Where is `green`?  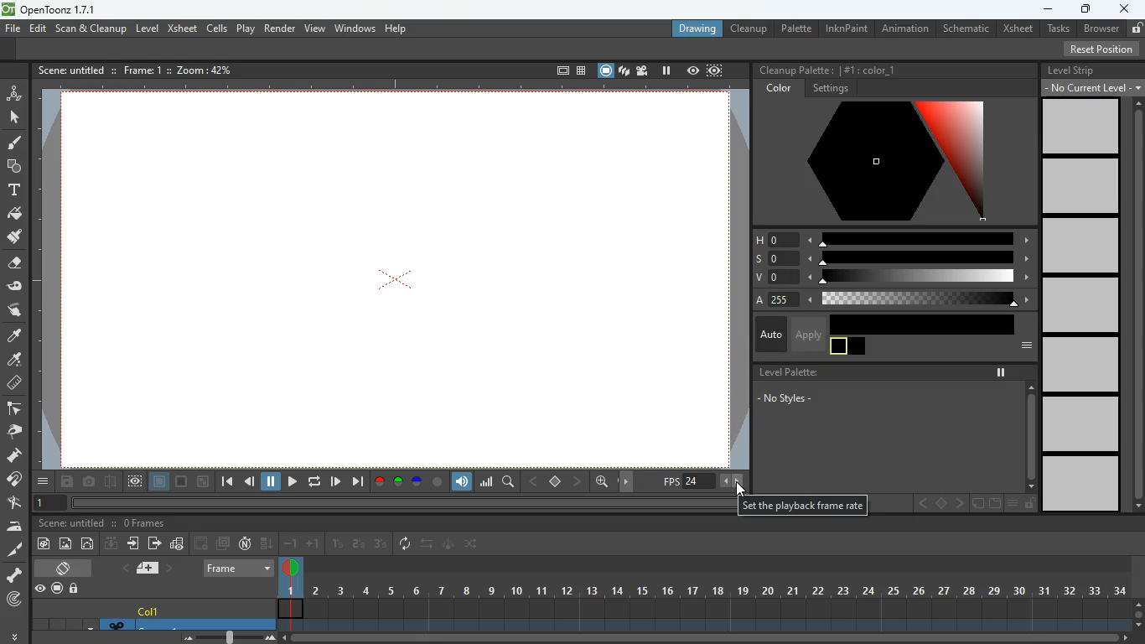
green is located at coordinates (400, 483).